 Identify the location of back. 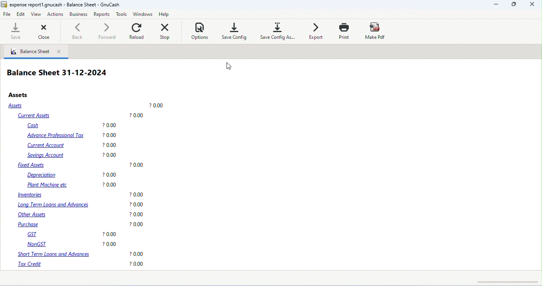
(80, 31).